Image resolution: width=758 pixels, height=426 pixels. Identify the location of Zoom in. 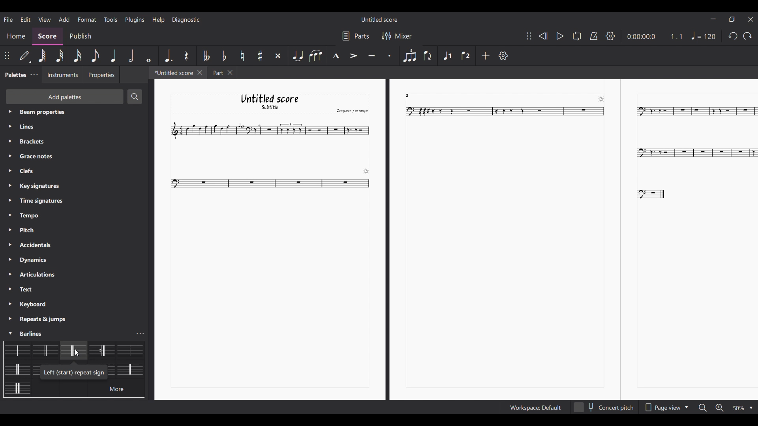
(720, 407).